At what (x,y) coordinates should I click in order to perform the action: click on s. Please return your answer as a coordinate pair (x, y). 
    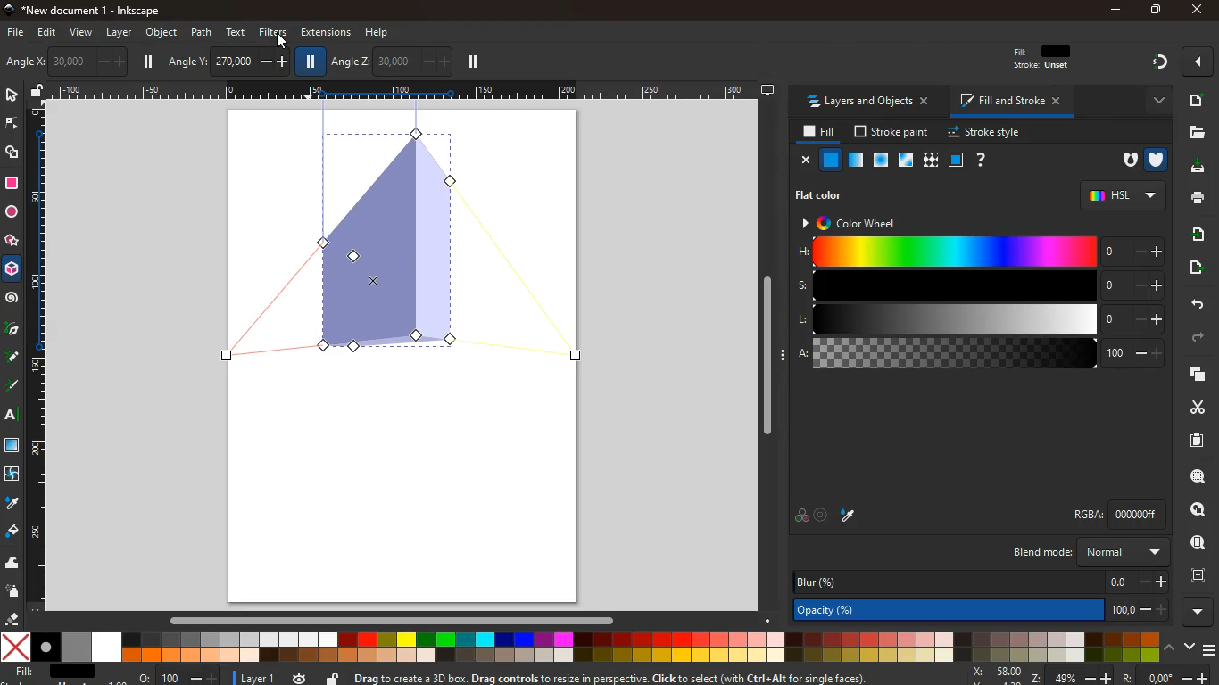
    Looking at the image, I should click on (979, 286).